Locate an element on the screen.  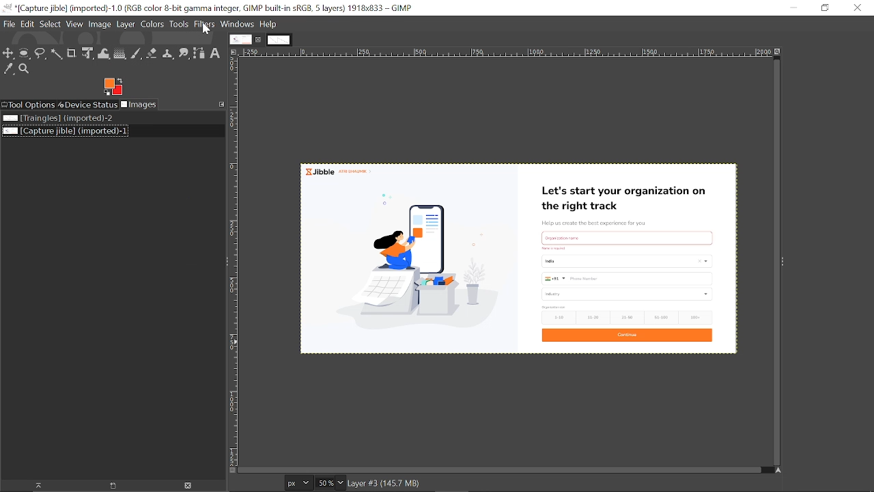
Cursor is located at coordinates (206, 29).